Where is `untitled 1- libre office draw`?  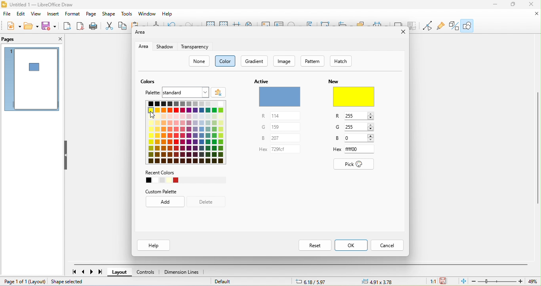
untitled 1- libre office draw is located at coordinates (40, 5).